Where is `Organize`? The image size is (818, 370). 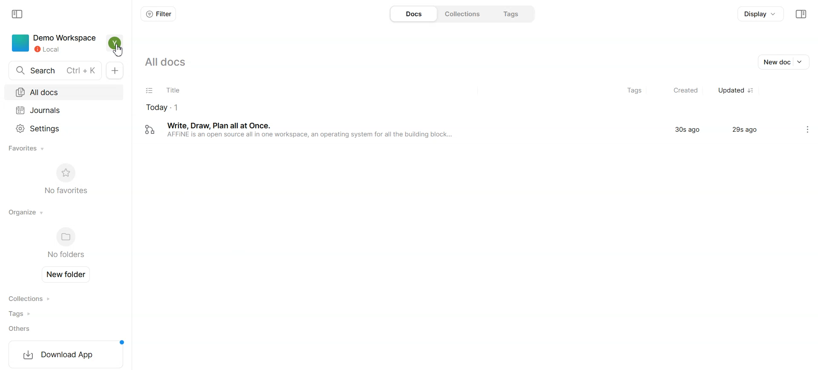 Organize is located at coordinates (26, 212).